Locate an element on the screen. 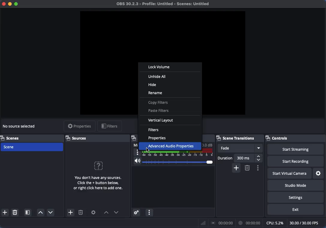 The height and width of the screenshot is (228, 326). Sources is located at coordinates (78, 138).